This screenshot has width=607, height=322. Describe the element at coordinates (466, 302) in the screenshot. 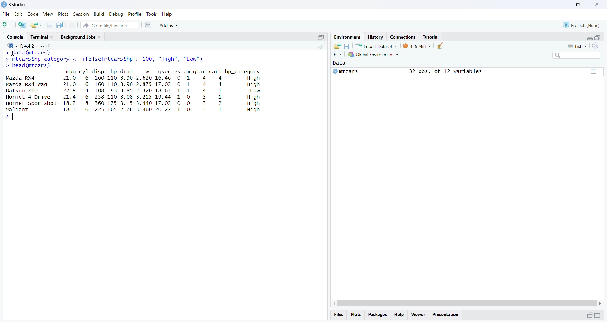

I see `Scrollbar` at that location.